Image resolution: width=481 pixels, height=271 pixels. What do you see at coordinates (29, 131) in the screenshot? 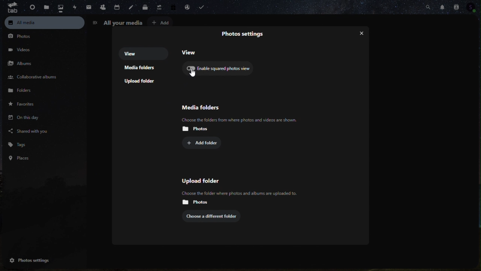
I see `Shared with you` at bounding box center [29, 131].